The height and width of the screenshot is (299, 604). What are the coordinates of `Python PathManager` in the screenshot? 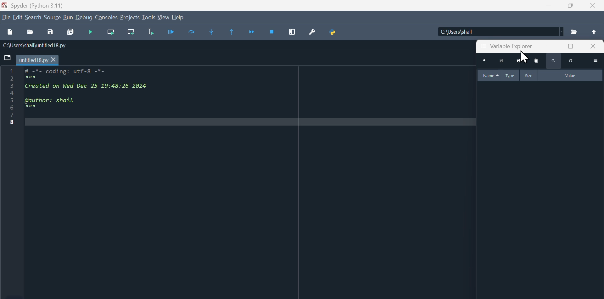 It's located at (335, 33).